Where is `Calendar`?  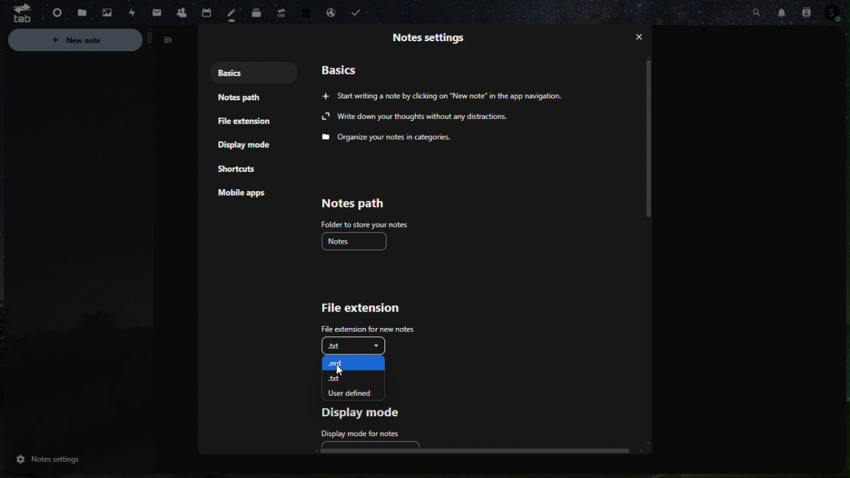
Calendar is located at coordinates (212, 10).